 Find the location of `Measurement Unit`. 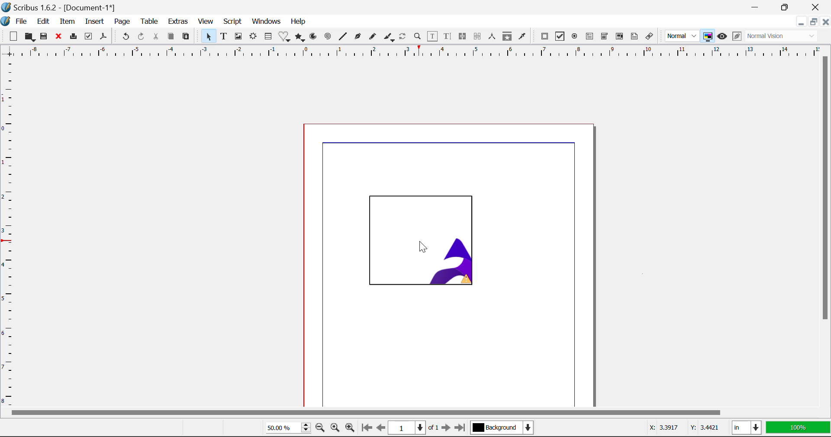

Measurement Unit is located at coordinates (745, 427).